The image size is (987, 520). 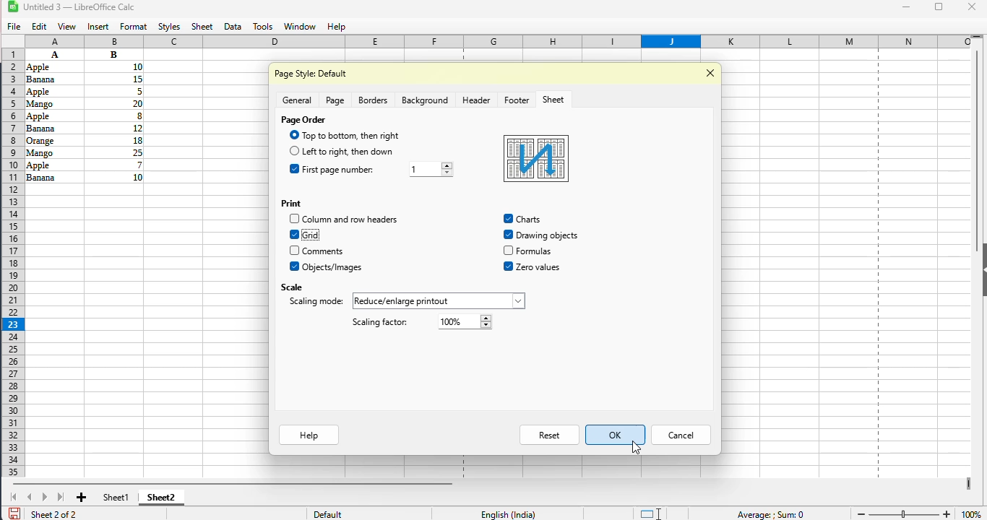 I want to click on reset, so click(x=551, y=435).